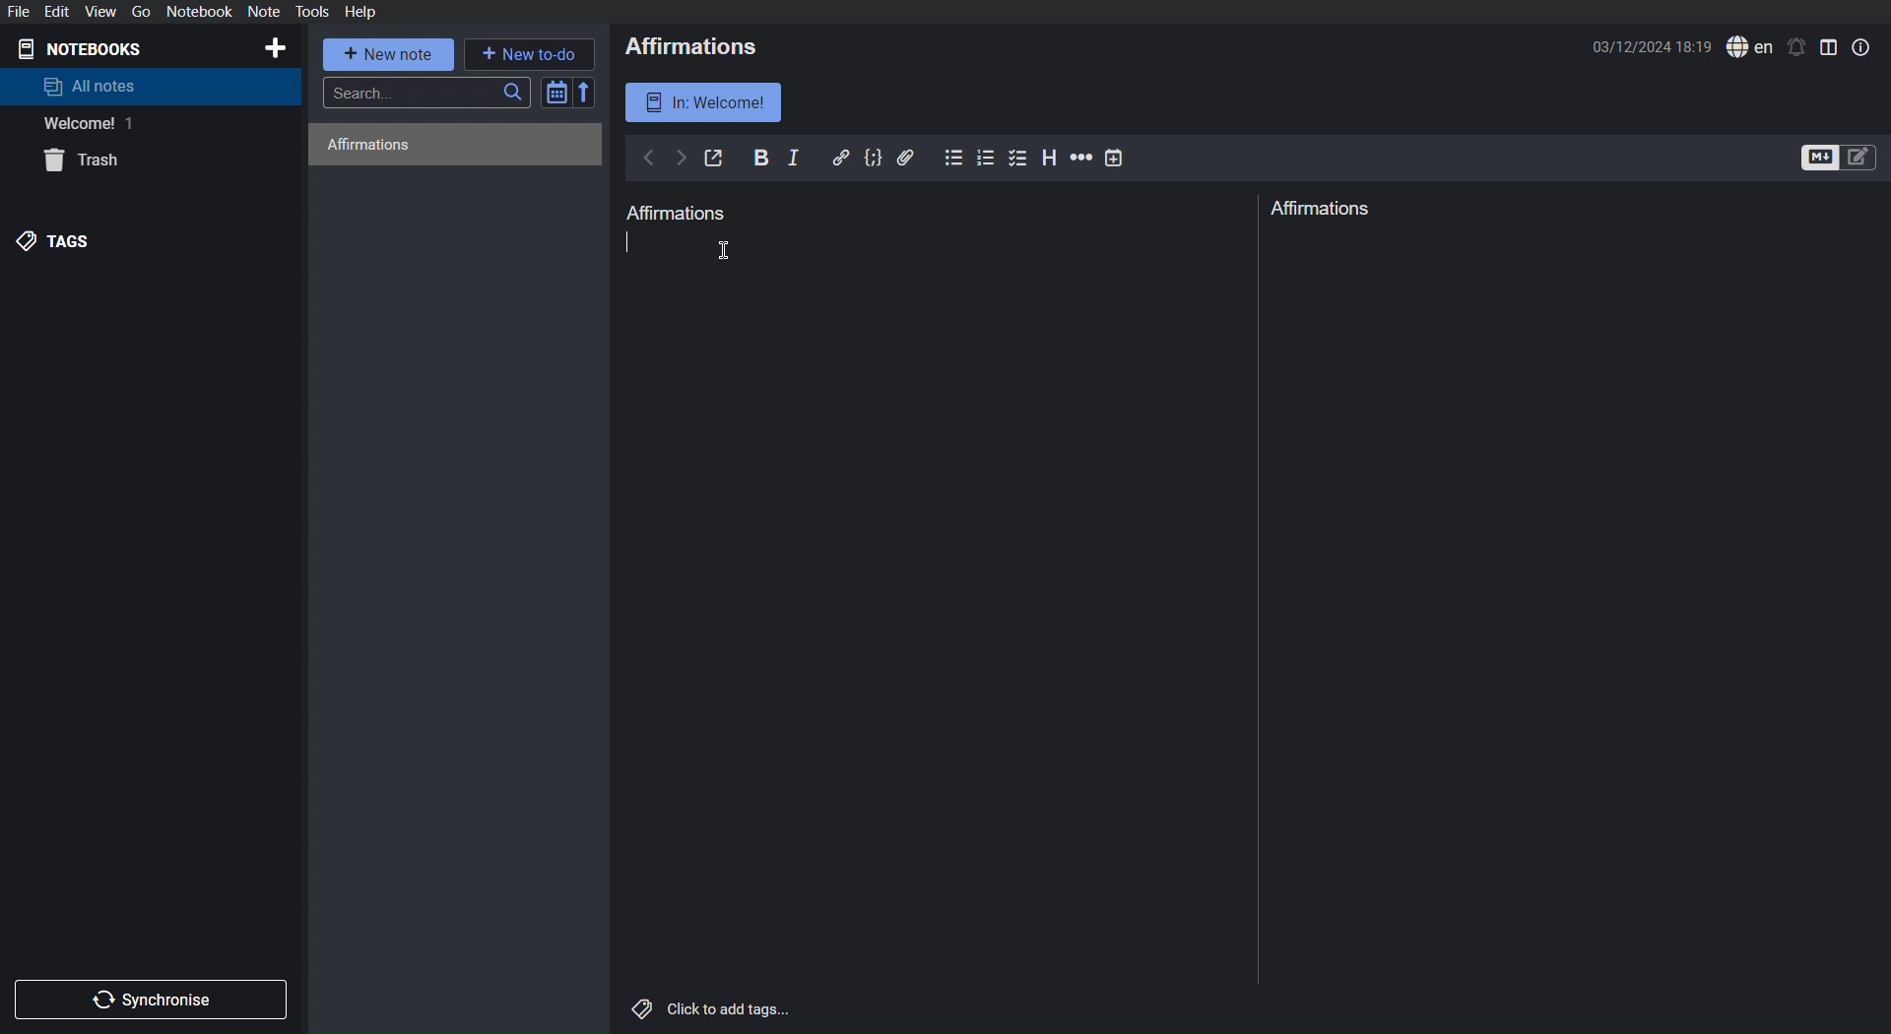 This screenshot has height=1034, width=1891. What do you see at coordinates (359, 11) in the screenshot?
I see `Help` at bounding box center [359, 11].